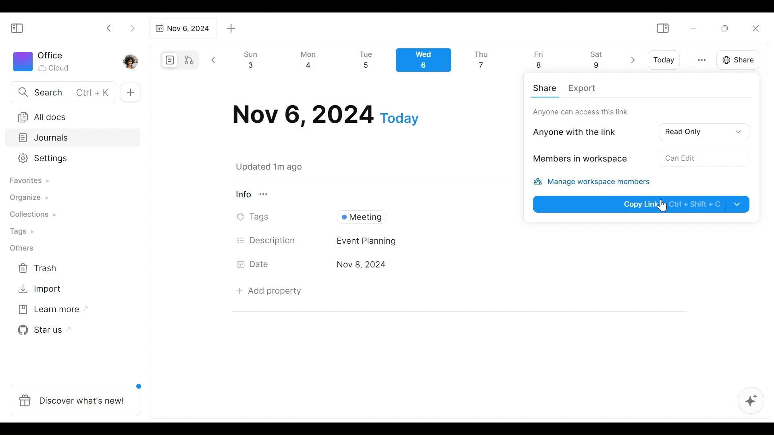  What do you see at coordinates (593, 183) in the screenshot?
I see `Manage workspace members` at bounding box center [593, 183].